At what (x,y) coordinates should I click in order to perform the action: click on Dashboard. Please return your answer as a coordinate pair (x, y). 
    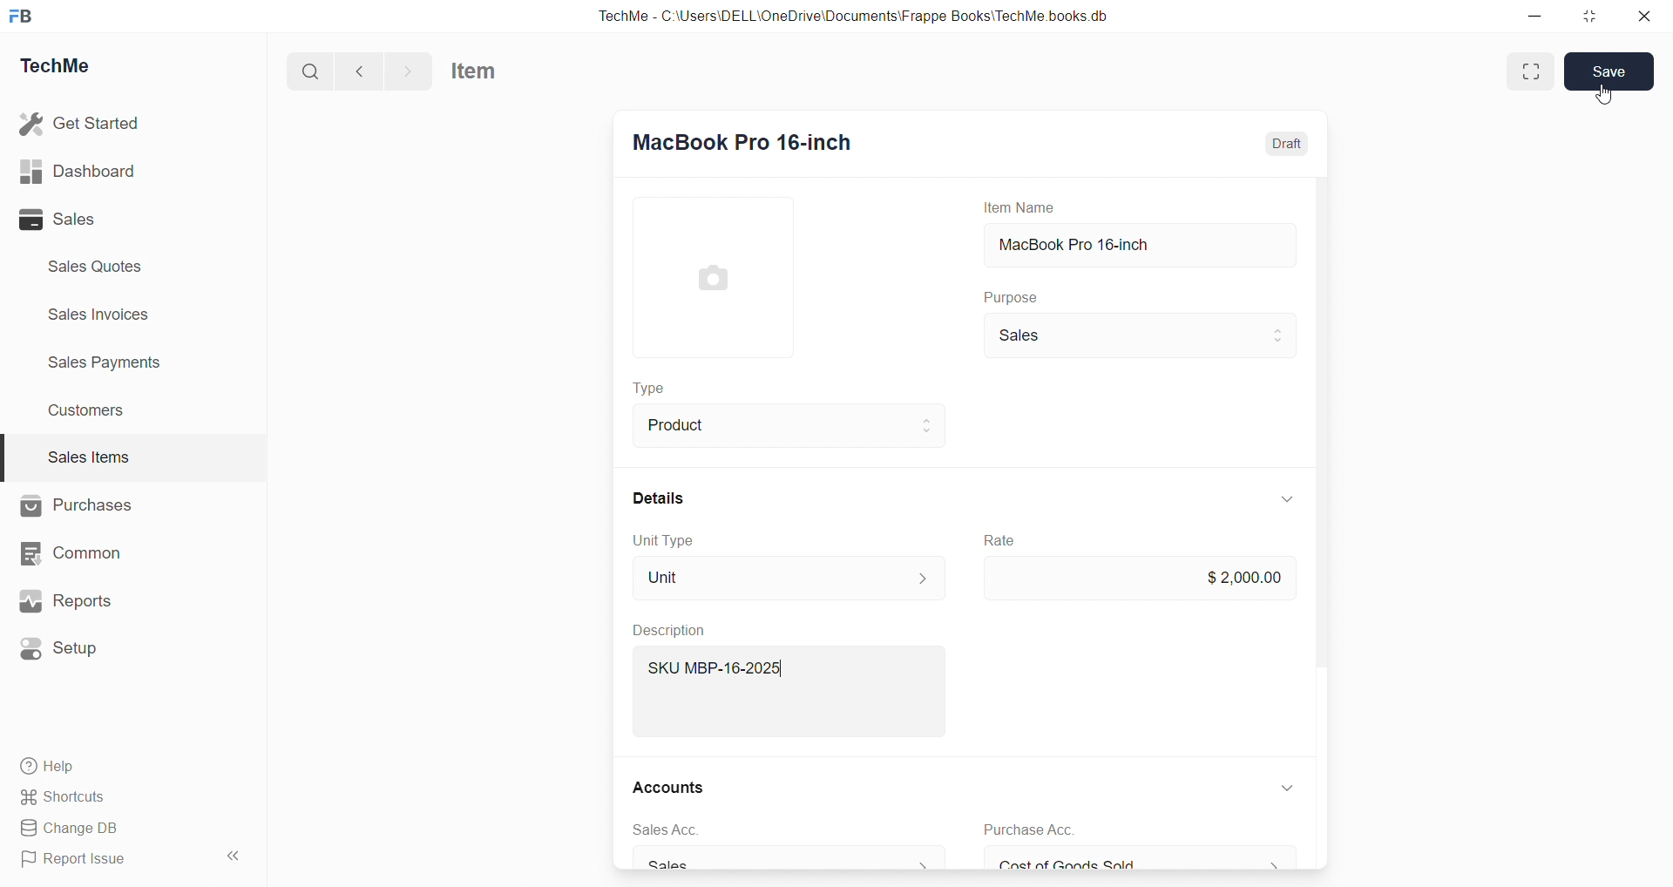
    Looking at the image, I should click on (78, 170).